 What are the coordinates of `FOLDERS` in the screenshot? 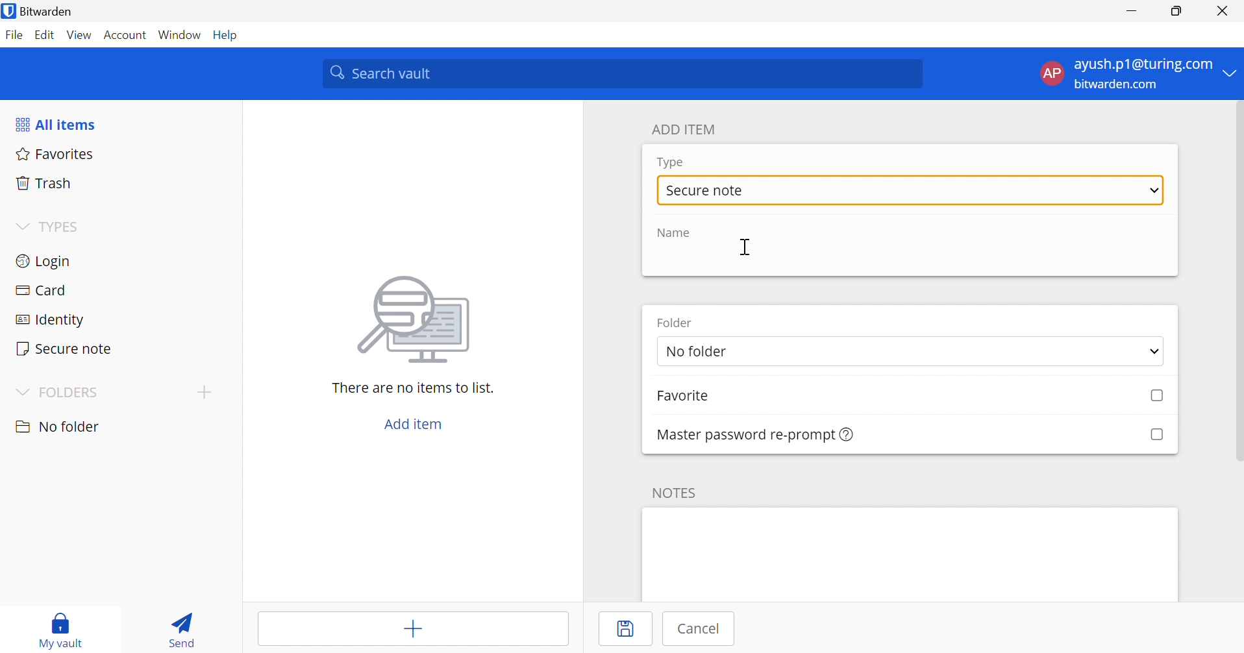 It's located at (73, 392).